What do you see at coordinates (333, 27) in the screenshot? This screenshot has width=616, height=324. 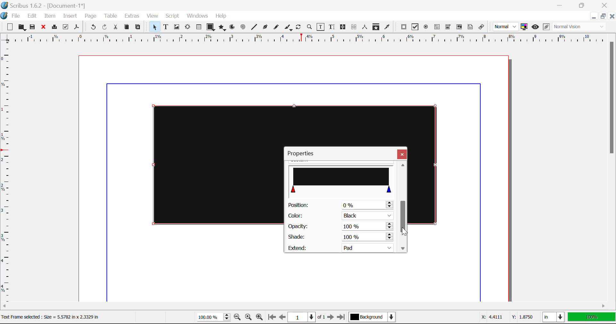 I see `Edit Text with Story Editor` at bounding box center [333, 27].